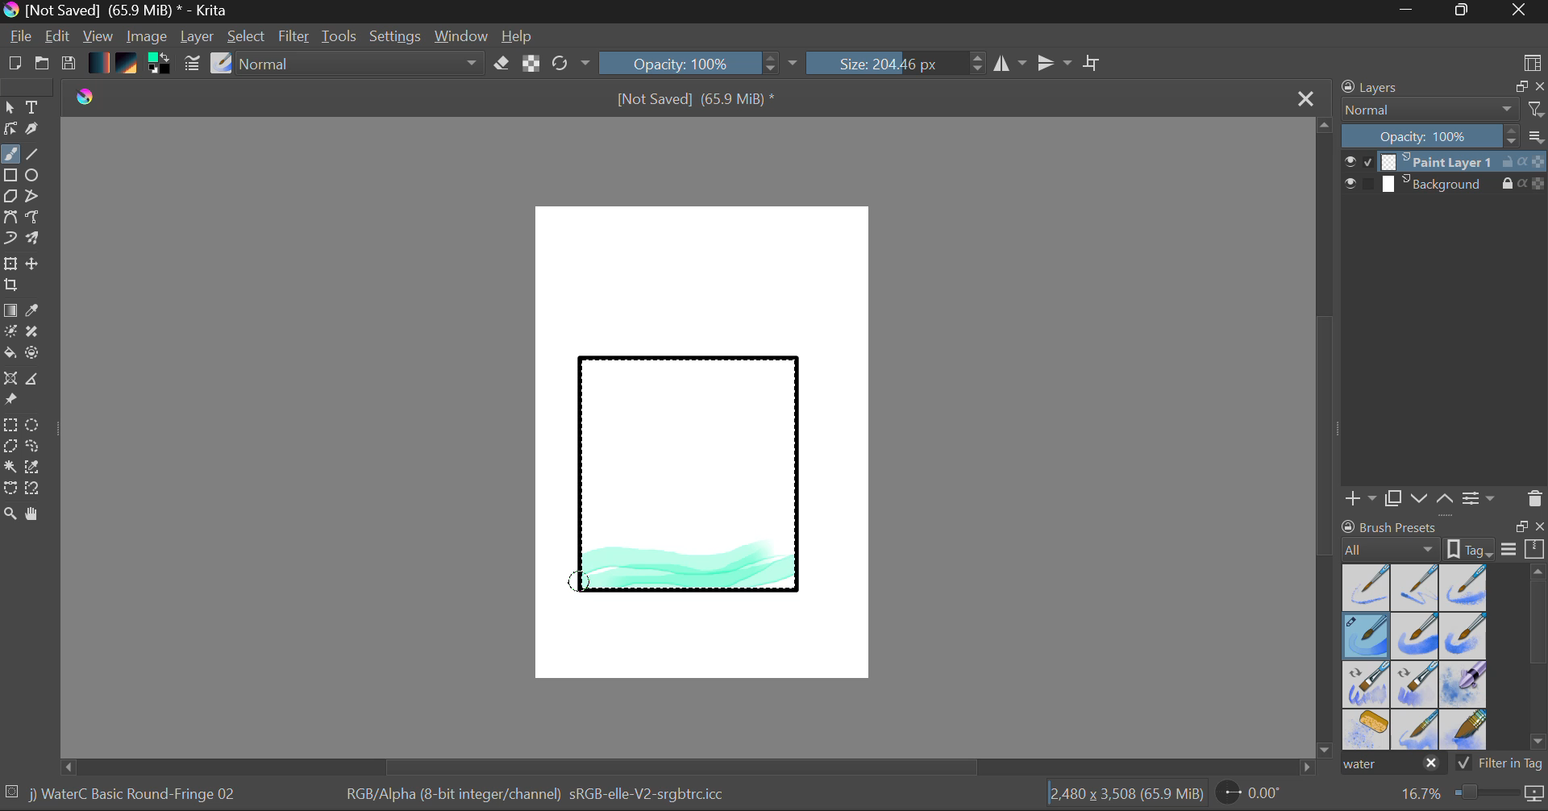 This screenshot has width=1548, height=811. Describe the element at coordinates (1463, 588) in the screenshot. I see `Water C - Wet Pattern` at that location.